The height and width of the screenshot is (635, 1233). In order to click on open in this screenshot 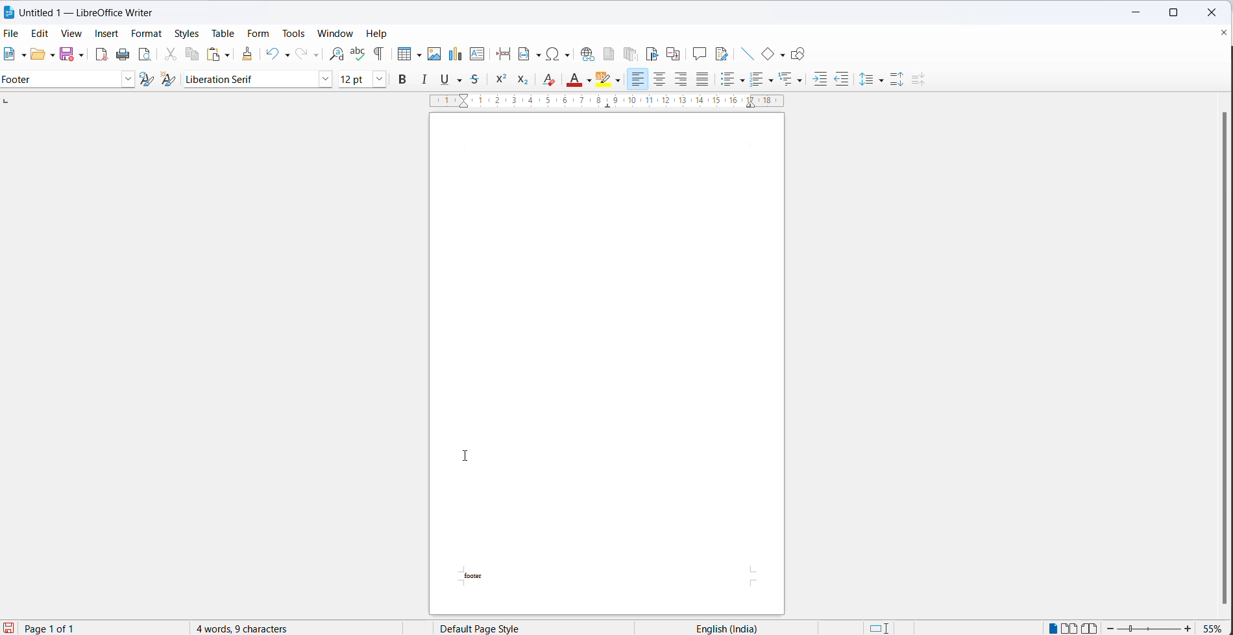, I will do `click(36, 55)`.